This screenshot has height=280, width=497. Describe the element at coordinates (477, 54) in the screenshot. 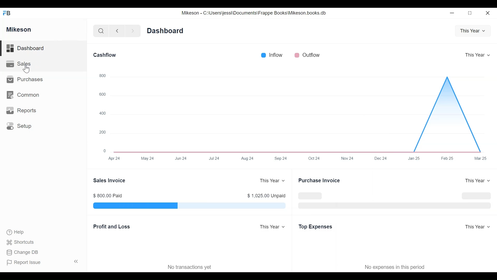

I see `This year` at that location.